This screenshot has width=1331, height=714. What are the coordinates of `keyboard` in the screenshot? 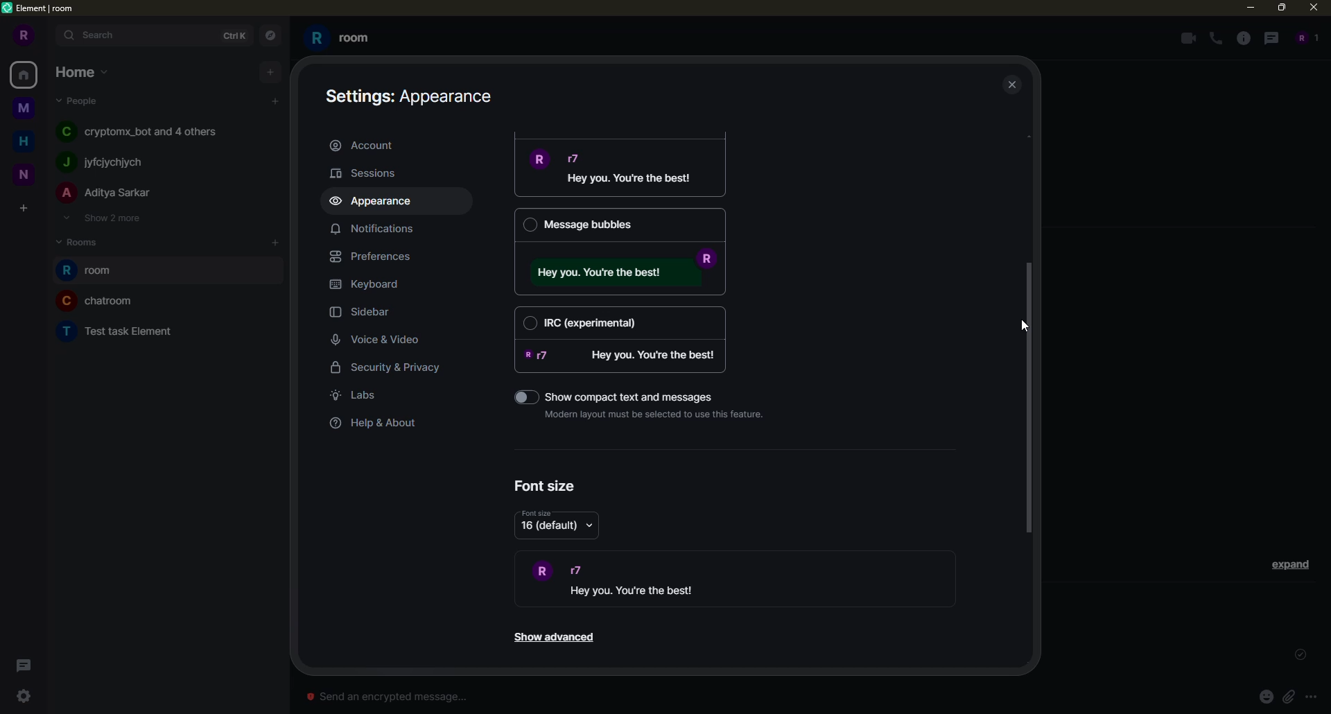 It's located at (368, 284).